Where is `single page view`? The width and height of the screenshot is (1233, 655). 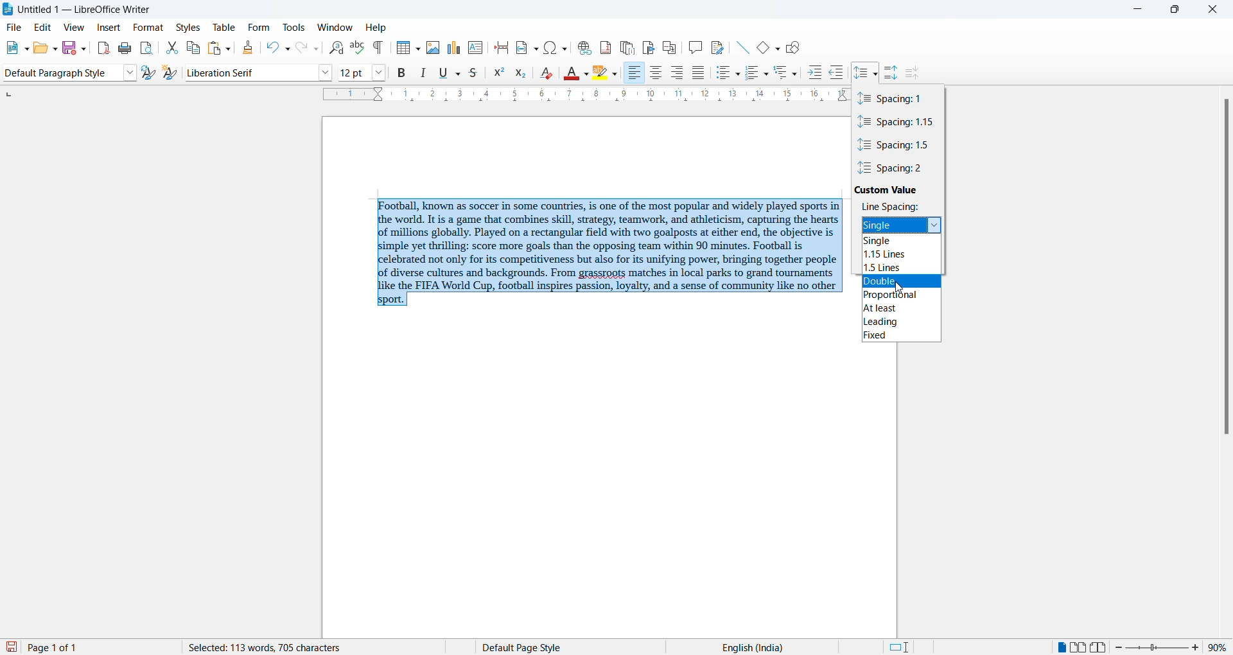 single page view is located at coordinates (1059, 647).